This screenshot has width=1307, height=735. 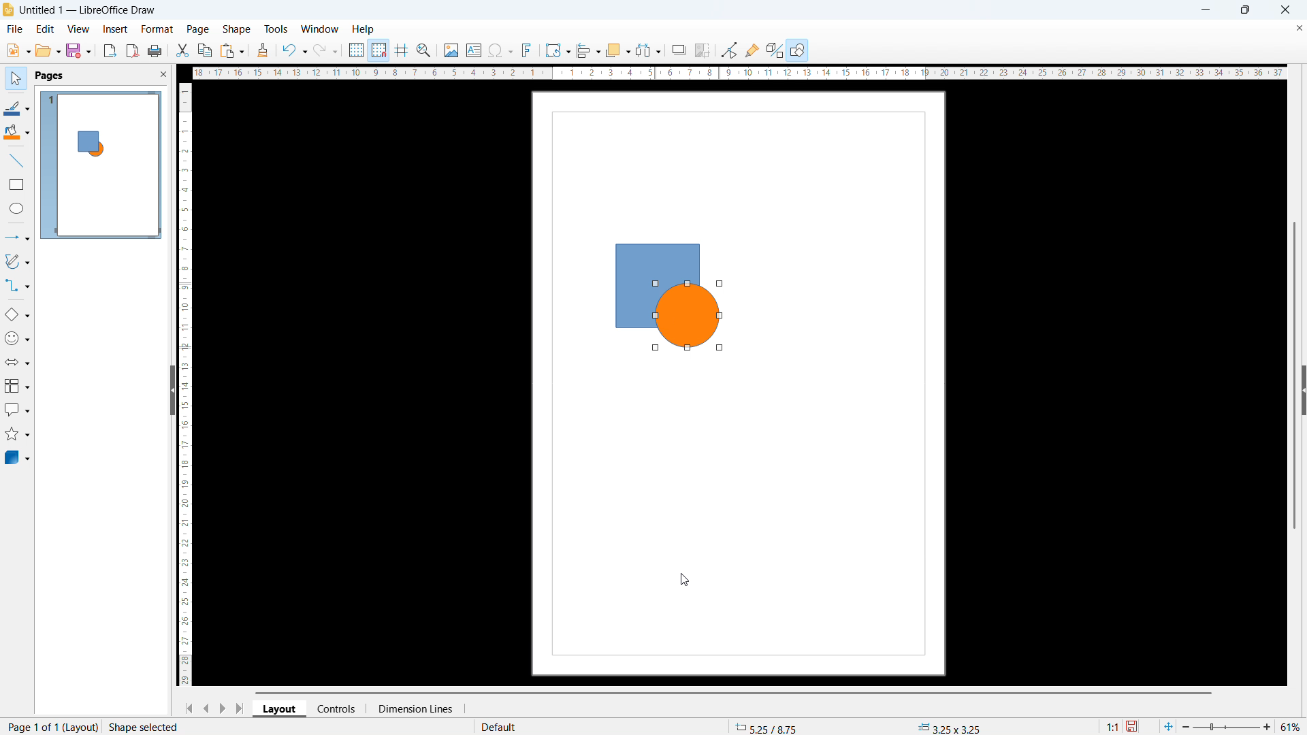 What do you see at coordinates (274, 29) in the screenshot?
I see `Tools ` at bounding box center [274, 29].